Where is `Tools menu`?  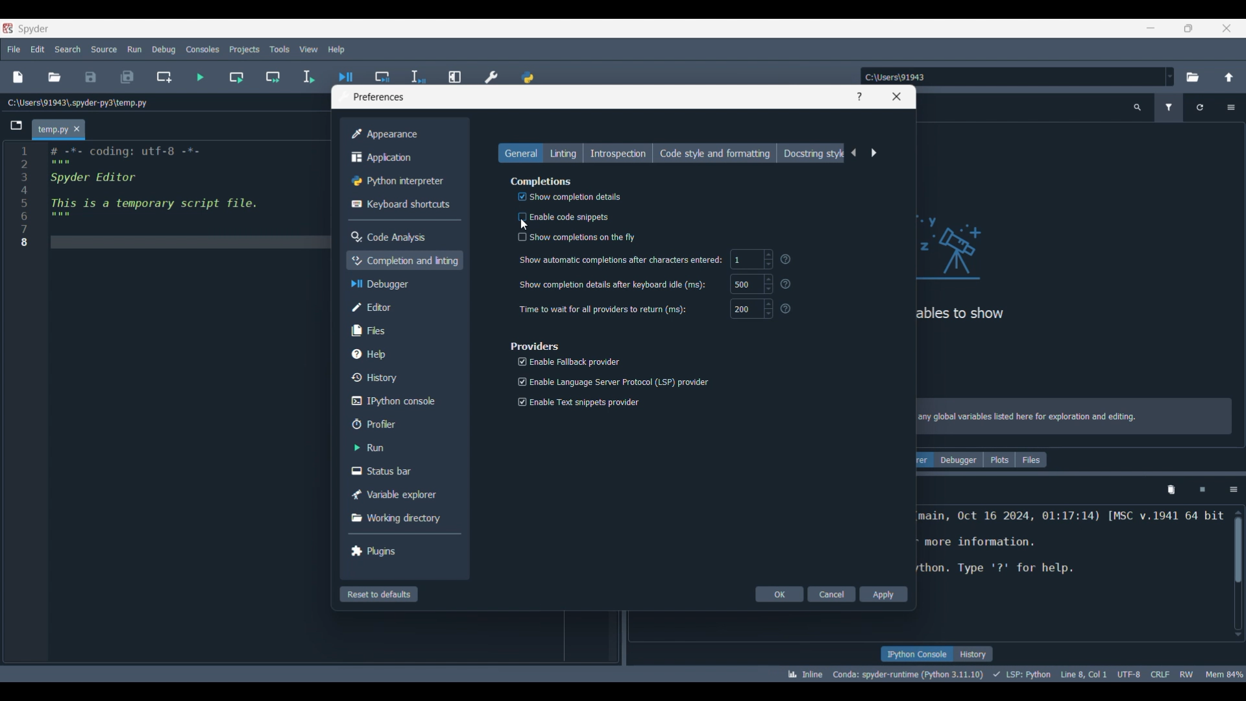 Tools menu is located at coordinates (280, 49).